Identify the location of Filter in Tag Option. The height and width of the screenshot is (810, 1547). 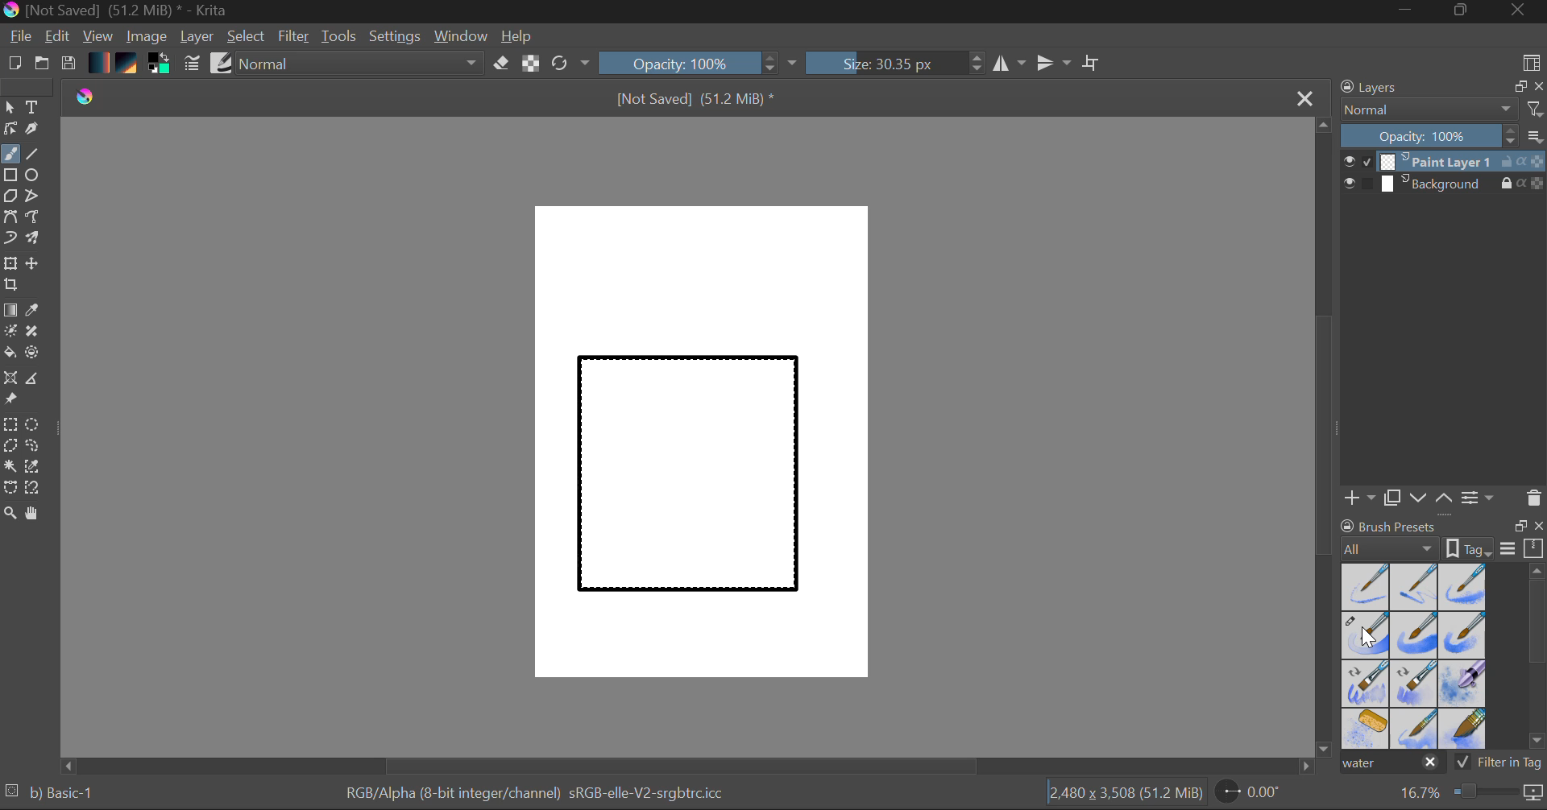
(1499, 764).